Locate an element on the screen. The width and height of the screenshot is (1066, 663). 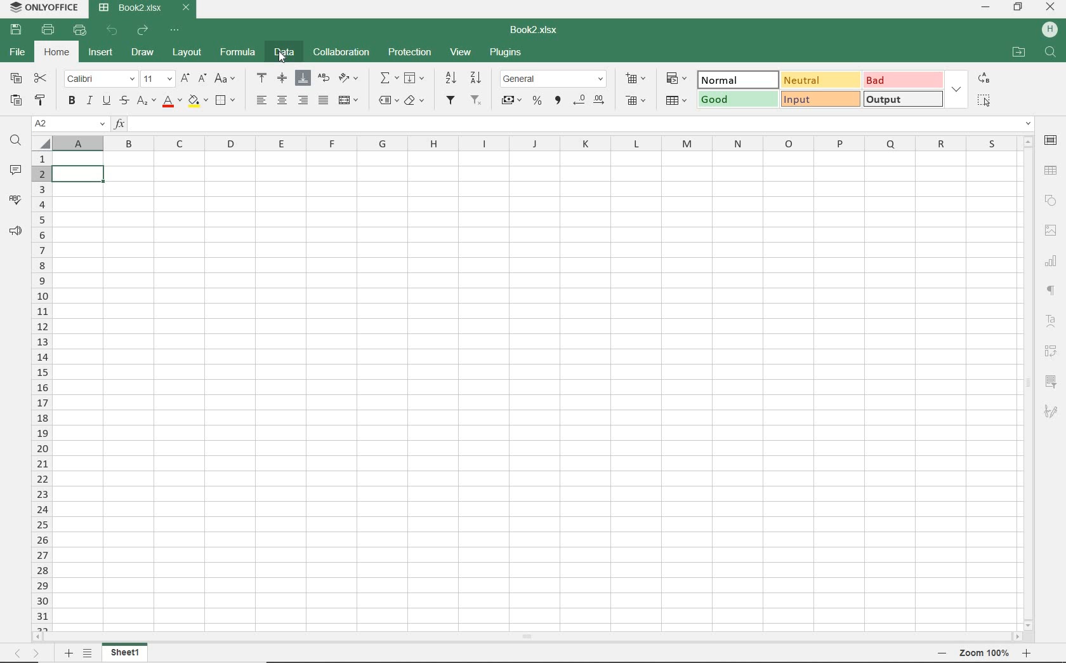
CHANGE CASE is located at coordinates (225, 78).